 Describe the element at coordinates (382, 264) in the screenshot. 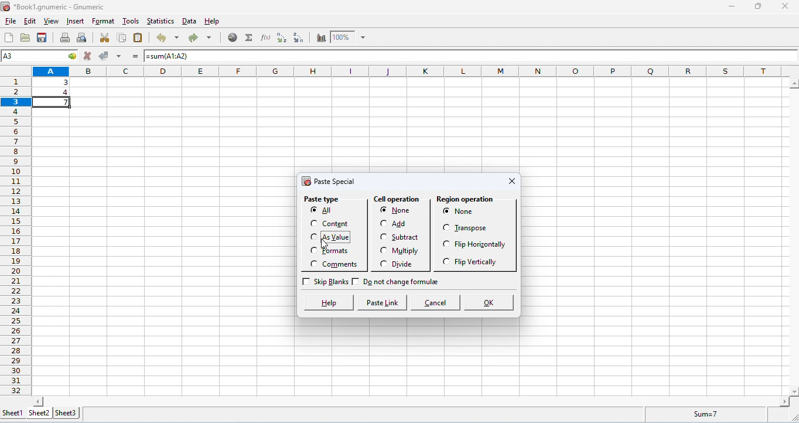

I see `Checkbox` at that location.